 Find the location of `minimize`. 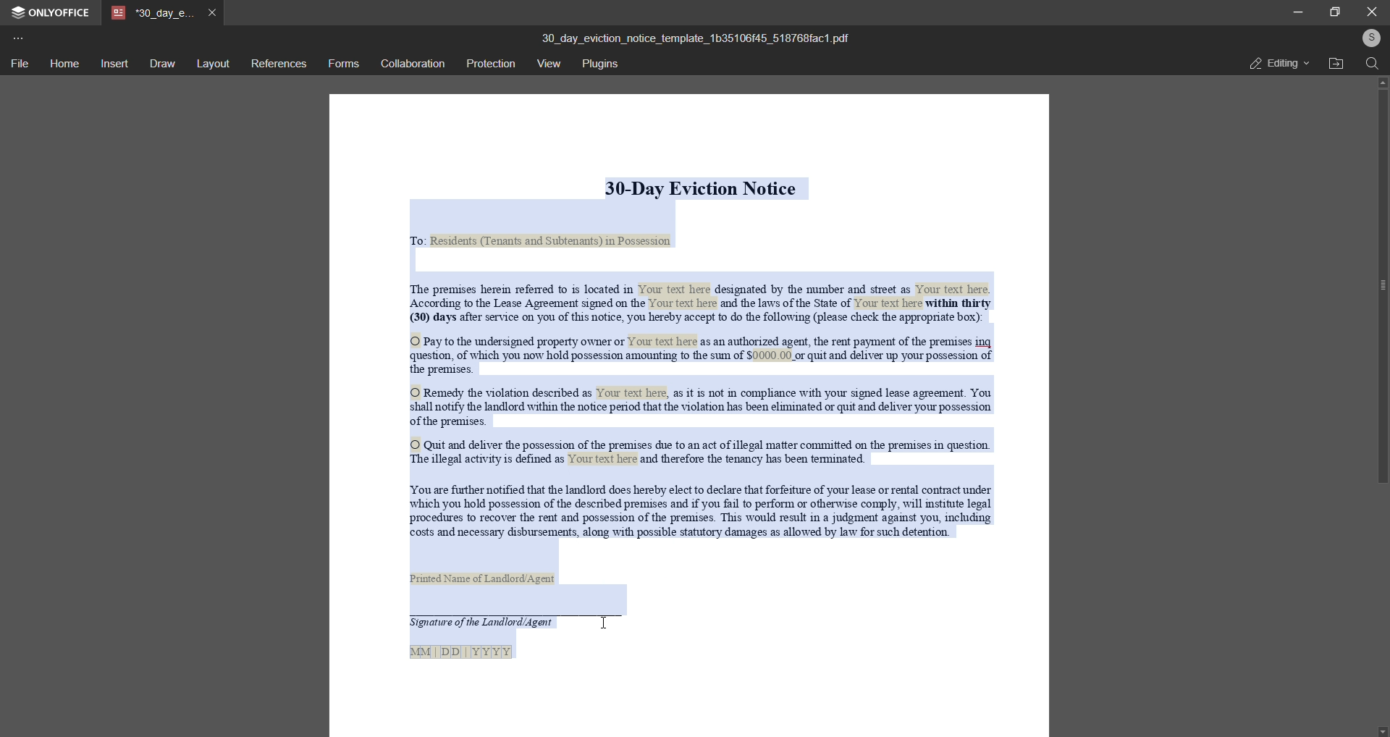

minimize is located at coordinates (1296, 12).